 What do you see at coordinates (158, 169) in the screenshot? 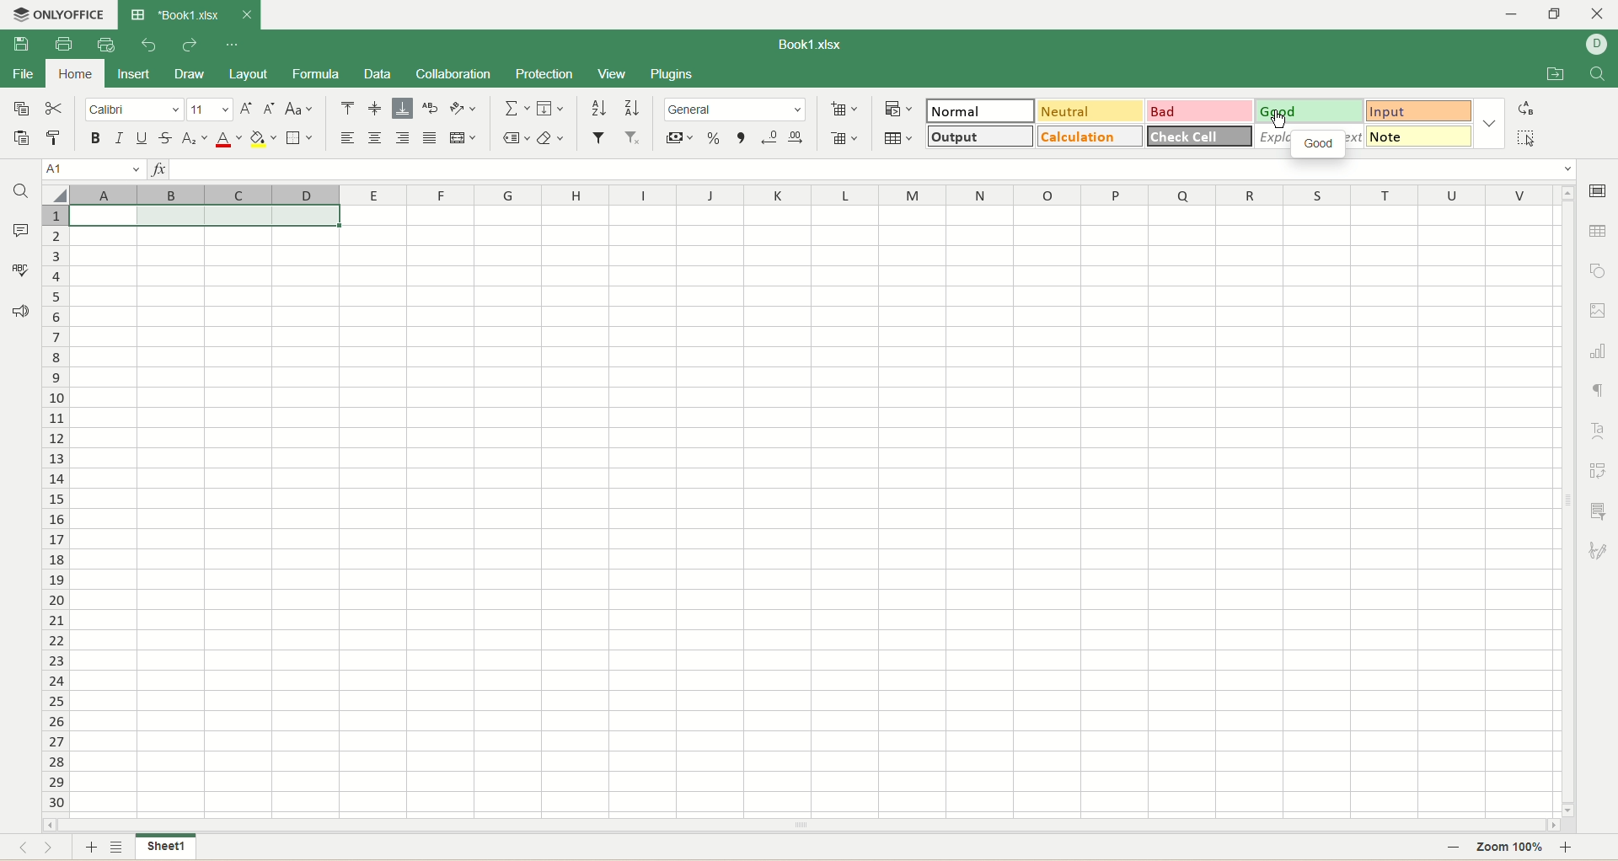
I see `insert function` at bounding box center [158, 169].